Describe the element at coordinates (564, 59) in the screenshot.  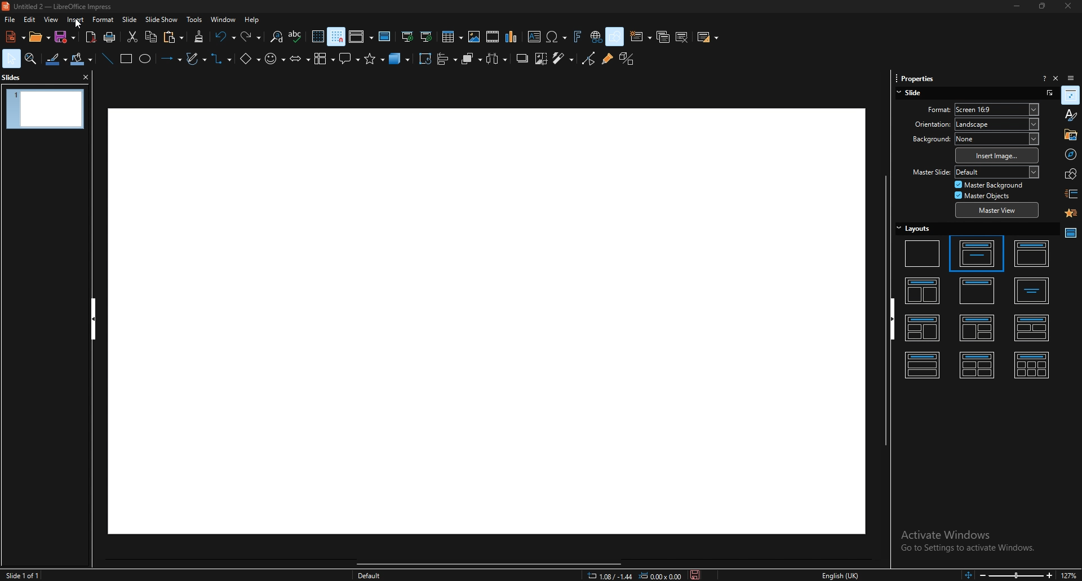
I see `filter` at that location.